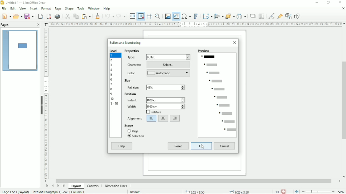 The height and width of the screenshot is (194, 346). Describe the element at coordinates (239, 191) in the screenshot. I see `6.25x3.50` at that location.